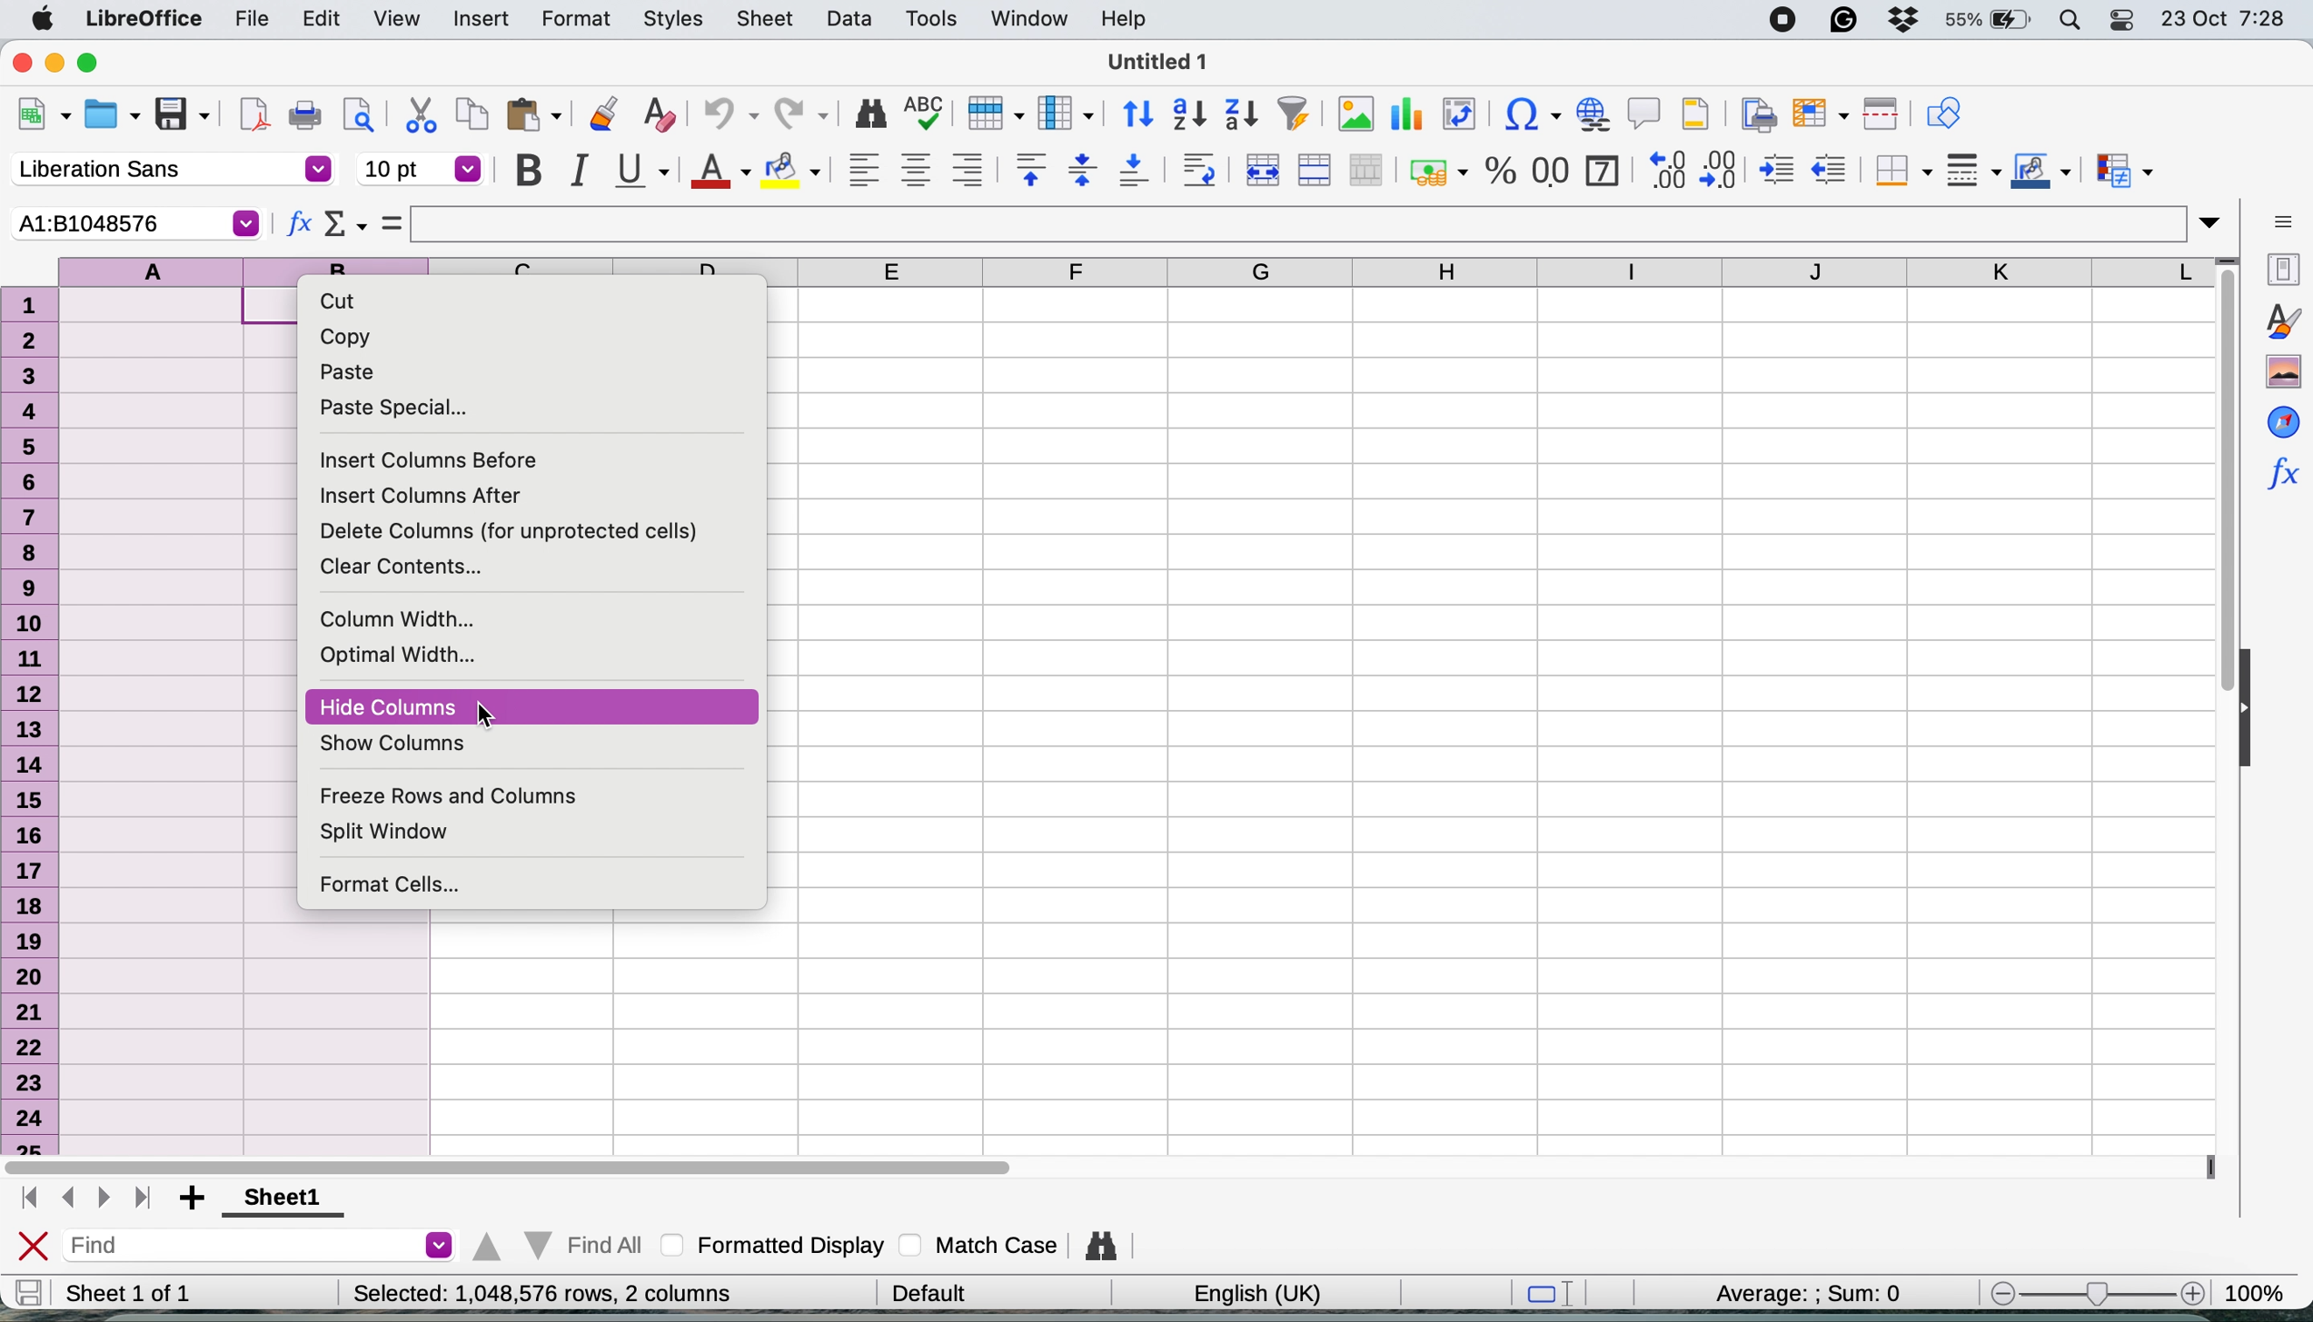 This screenshot has height=1322, width=2313. I want to click on spelling, so click(925, 113).